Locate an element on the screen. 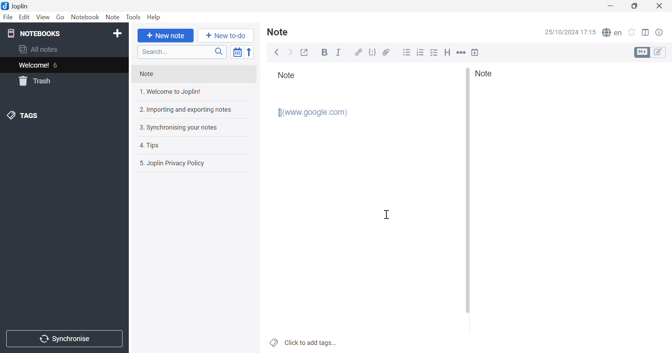  Add new notebook is located at coordinates (118, 34).